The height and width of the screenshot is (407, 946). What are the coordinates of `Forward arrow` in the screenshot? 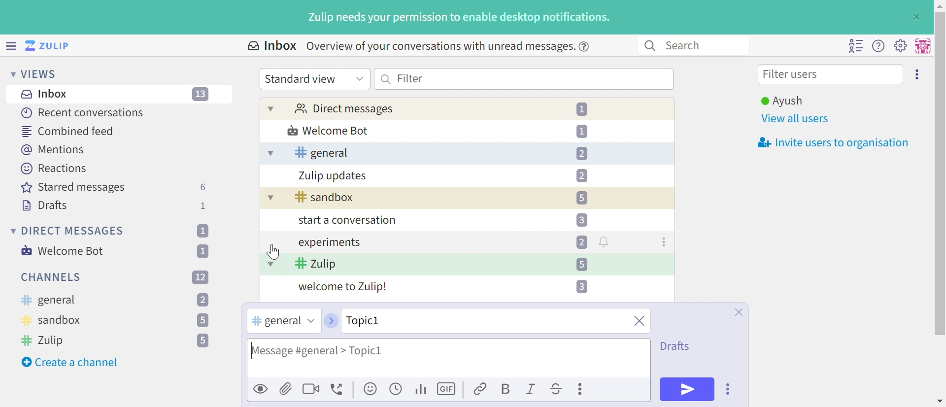 It's located at (330, 321).